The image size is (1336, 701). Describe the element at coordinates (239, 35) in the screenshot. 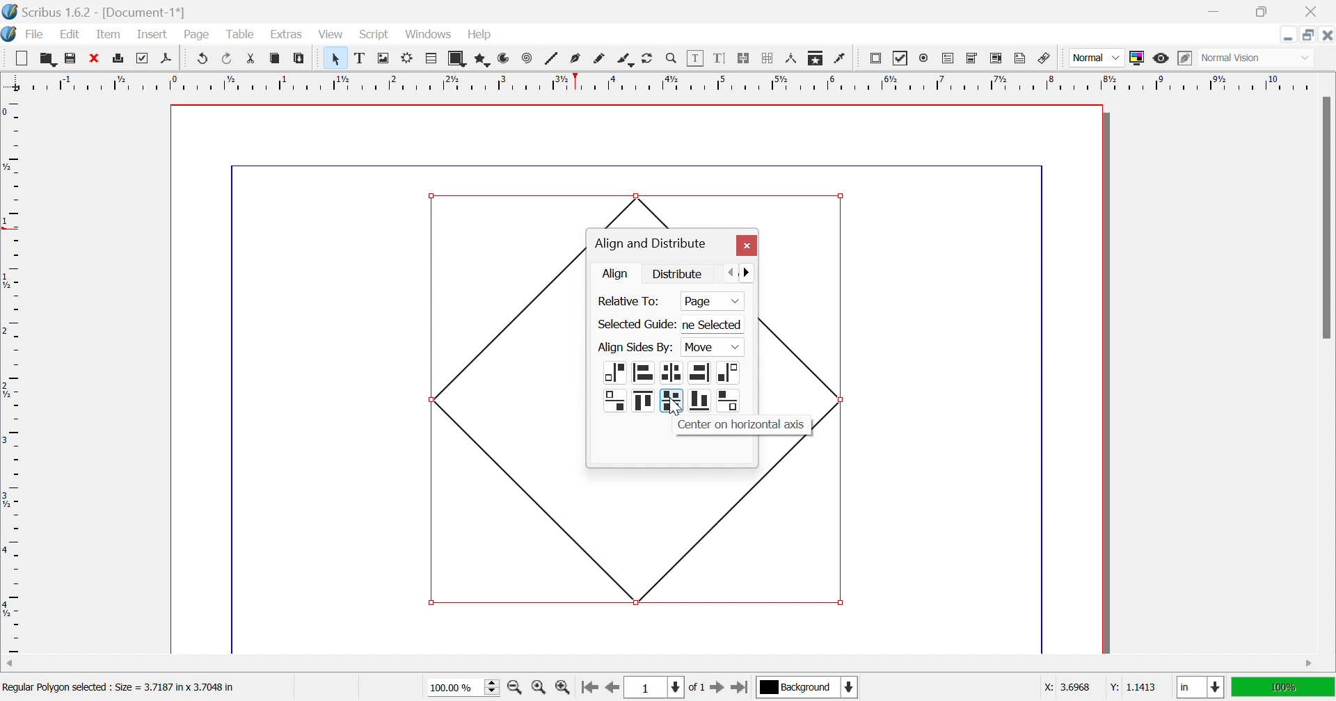

I see `Table` at that location.